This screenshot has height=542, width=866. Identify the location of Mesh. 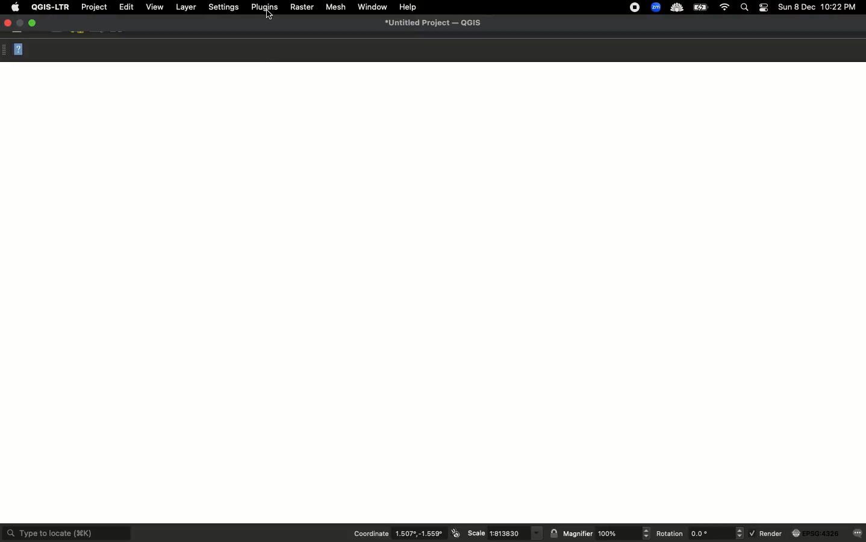
(335, 7).